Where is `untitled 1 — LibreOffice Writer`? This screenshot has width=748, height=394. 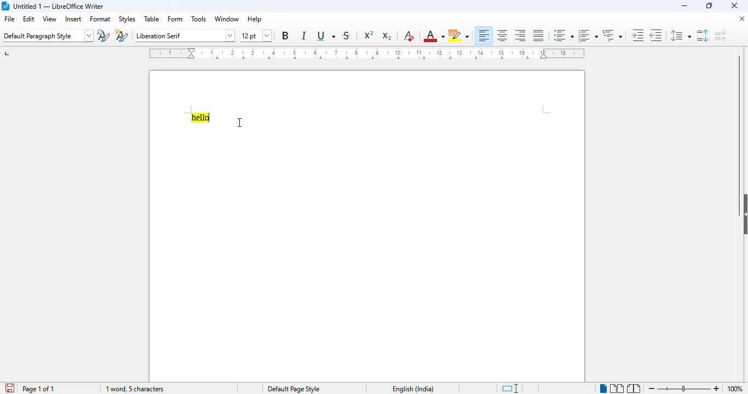 untitled 1 — LibreOffice Writer is located at coordinates (60, 7).